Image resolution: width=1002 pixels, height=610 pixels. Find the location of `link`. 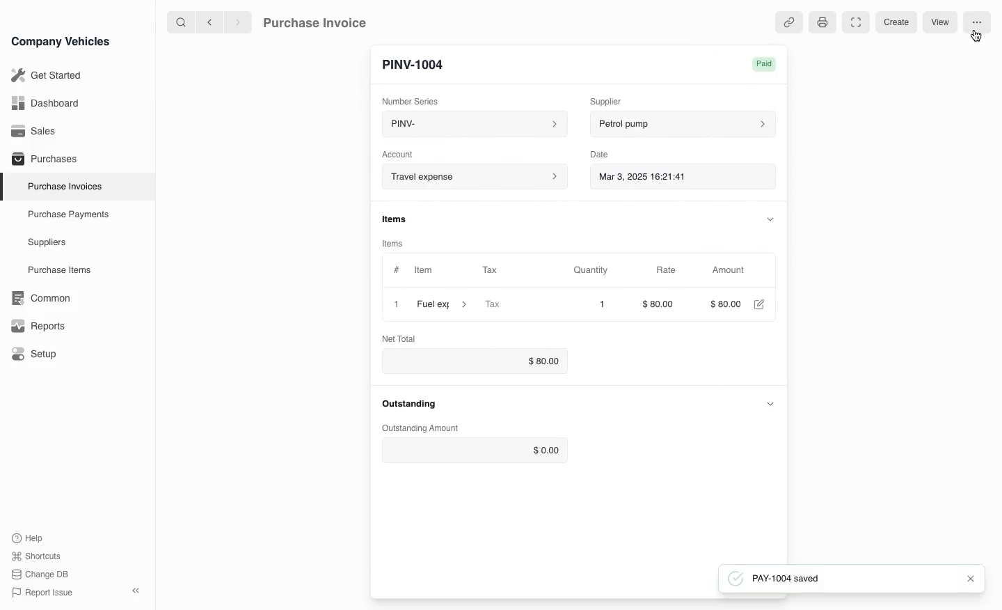

link is located at coordinates (786, 23).